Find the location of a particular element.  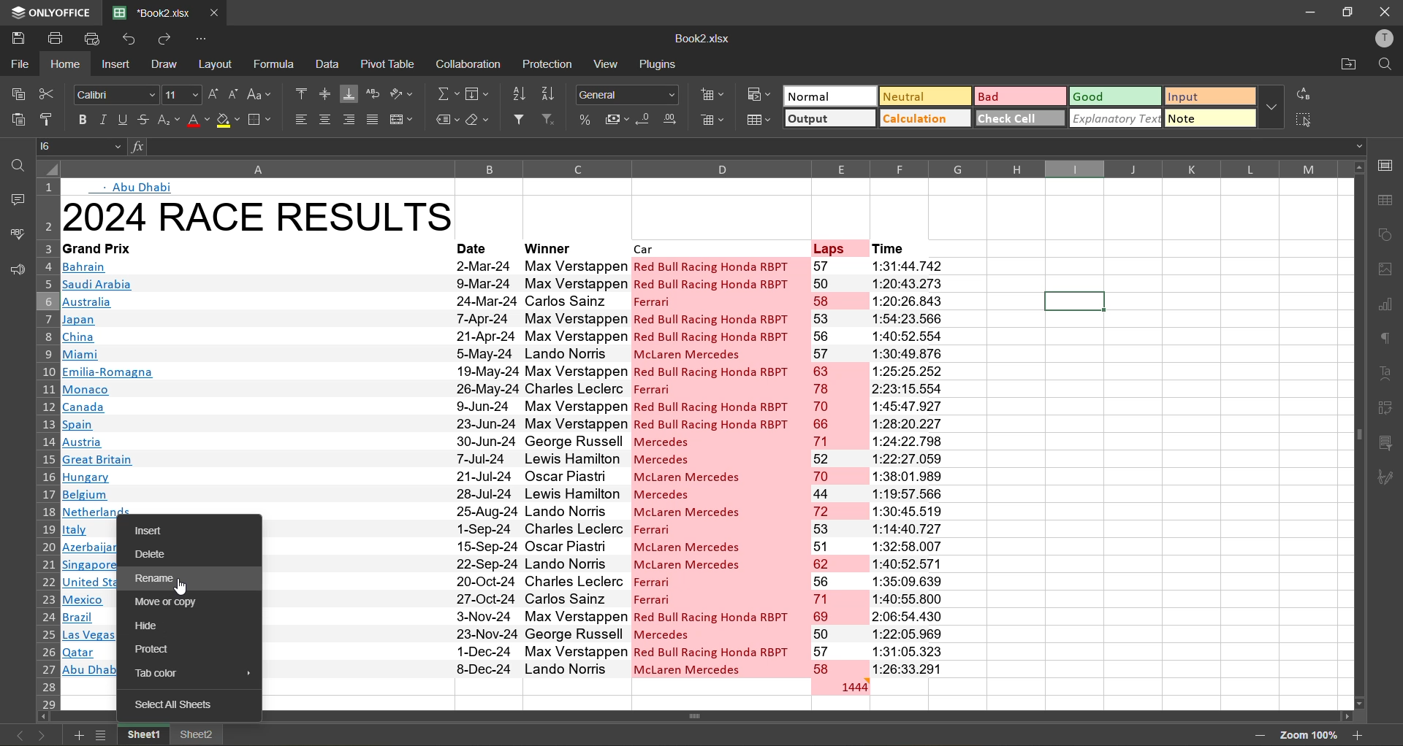

rename is located at coordinates (161, 578).